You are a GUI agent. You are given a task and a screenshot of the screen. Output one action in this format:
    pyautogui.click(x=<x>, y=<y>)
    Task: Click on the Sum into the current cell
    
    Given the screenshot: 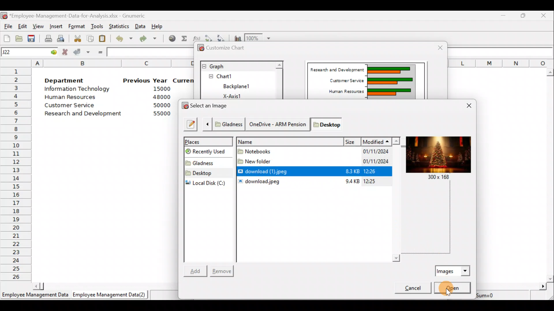 What is the action you would take?
    pyautogui.click(x=185, y=40)
    